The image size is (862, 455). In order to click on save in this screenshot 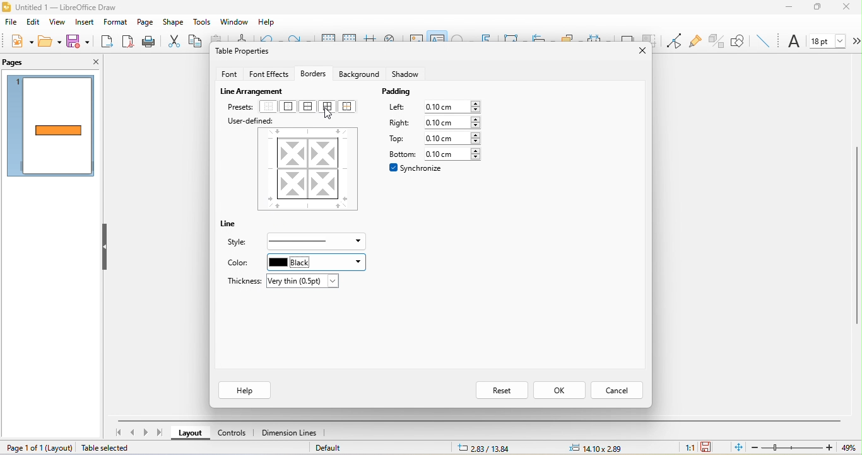, I will do `click(78, 41)`.